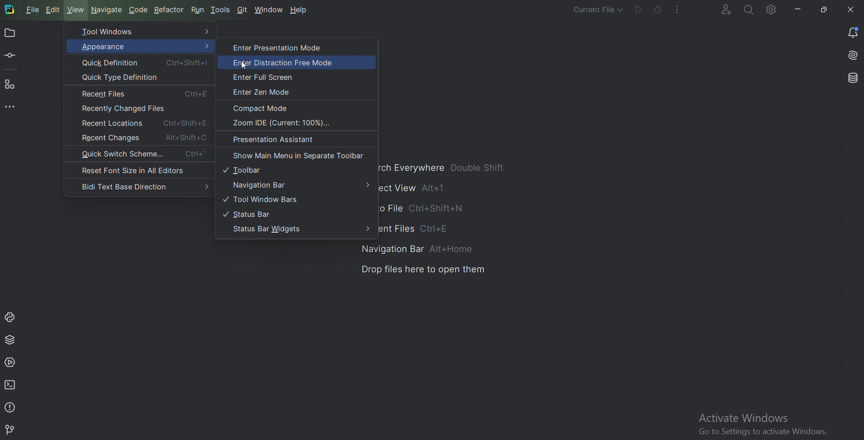 This screenshot has height=440, width=864. What do you see at coordinates (11, 55) in the screenshot?
I see `commit` at bounding box center [11, 55].